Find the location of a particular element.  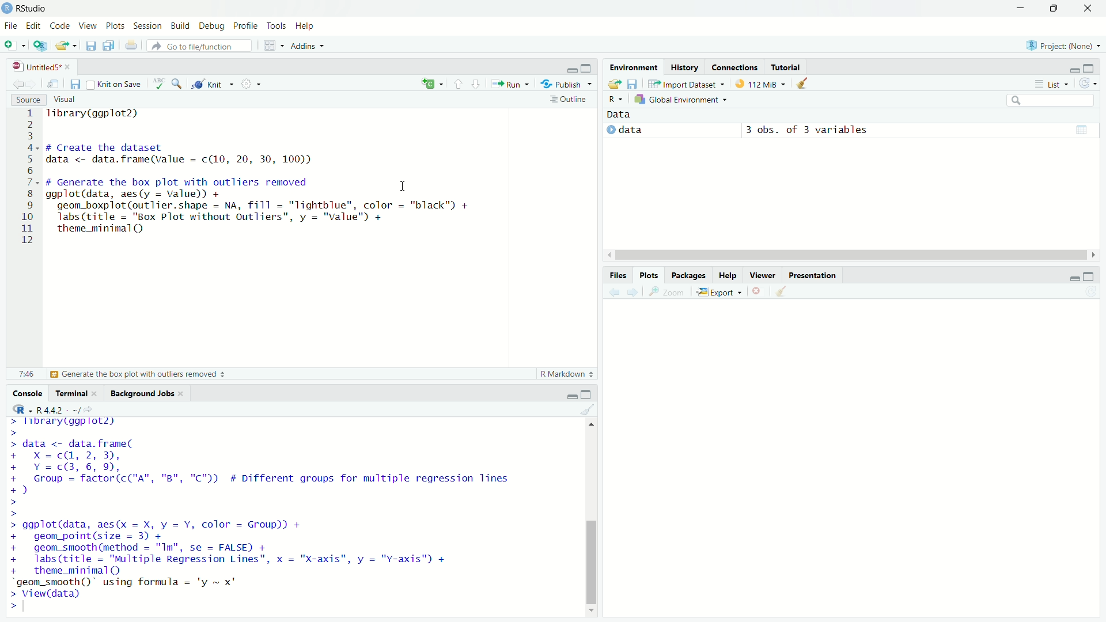

abc is located at coordinates (156, 82).